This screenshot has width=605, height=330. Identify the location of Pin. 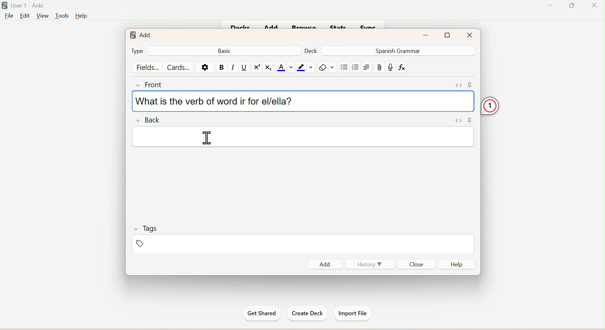
(461, 84).